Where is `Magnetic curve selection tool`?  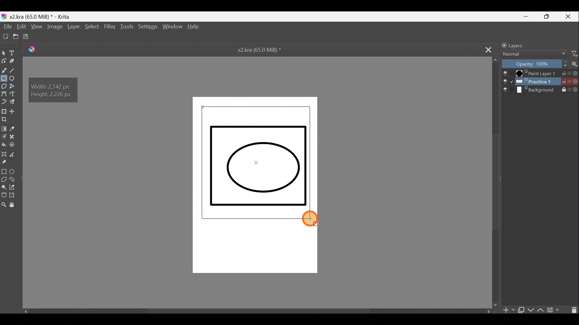 Magnetic curve selection tool is located at coordinates (14, 196).